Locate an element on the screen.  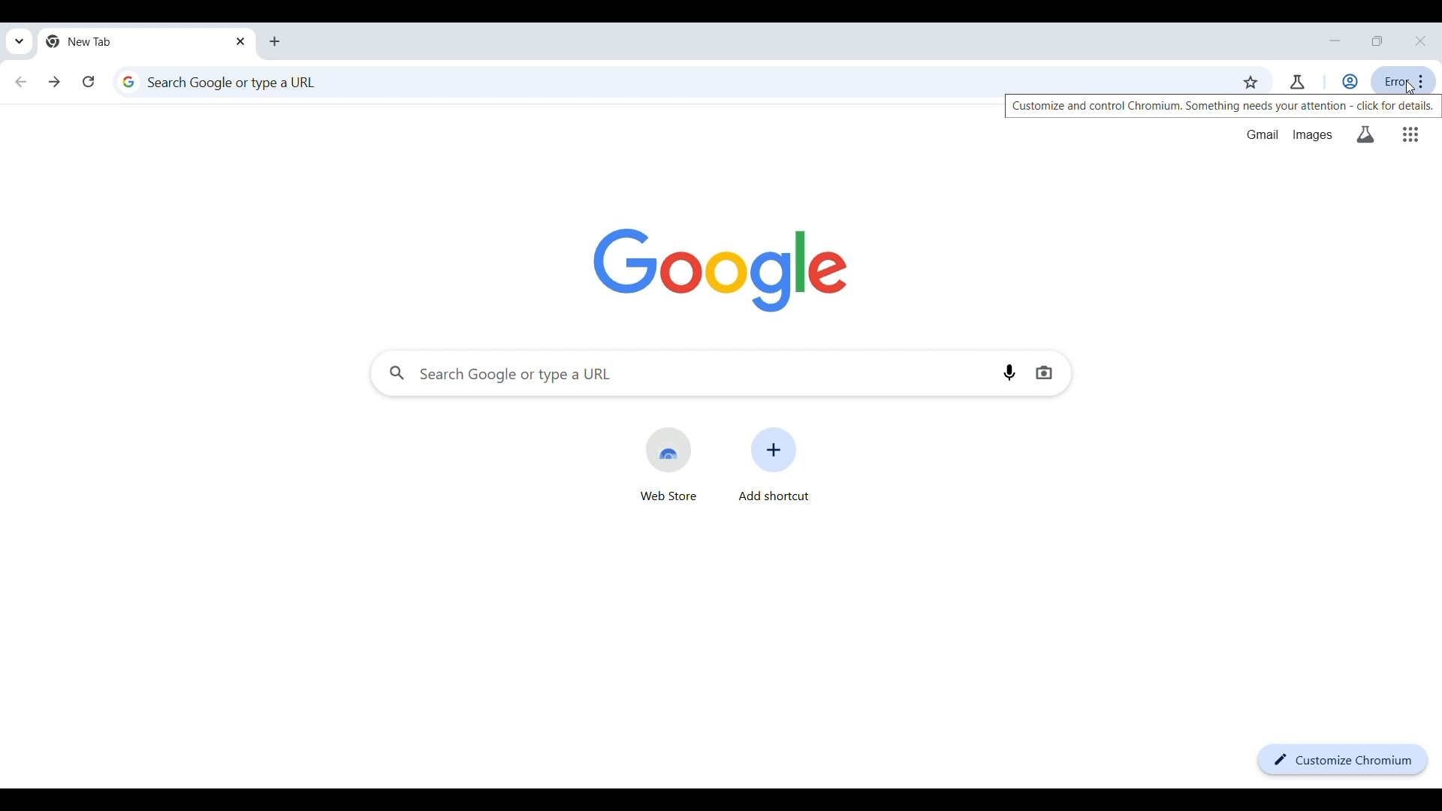
Search Google or type a url  is located at coordinates (684, 373).